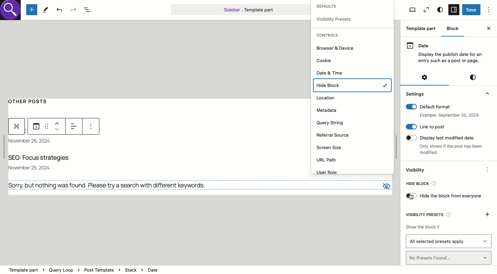 Image resolution: width=497 pixels, height=274 pixels. What do you see at coordinates (440, 10) in the screenshot?
I see `Style` at bounding box center [440, 10].